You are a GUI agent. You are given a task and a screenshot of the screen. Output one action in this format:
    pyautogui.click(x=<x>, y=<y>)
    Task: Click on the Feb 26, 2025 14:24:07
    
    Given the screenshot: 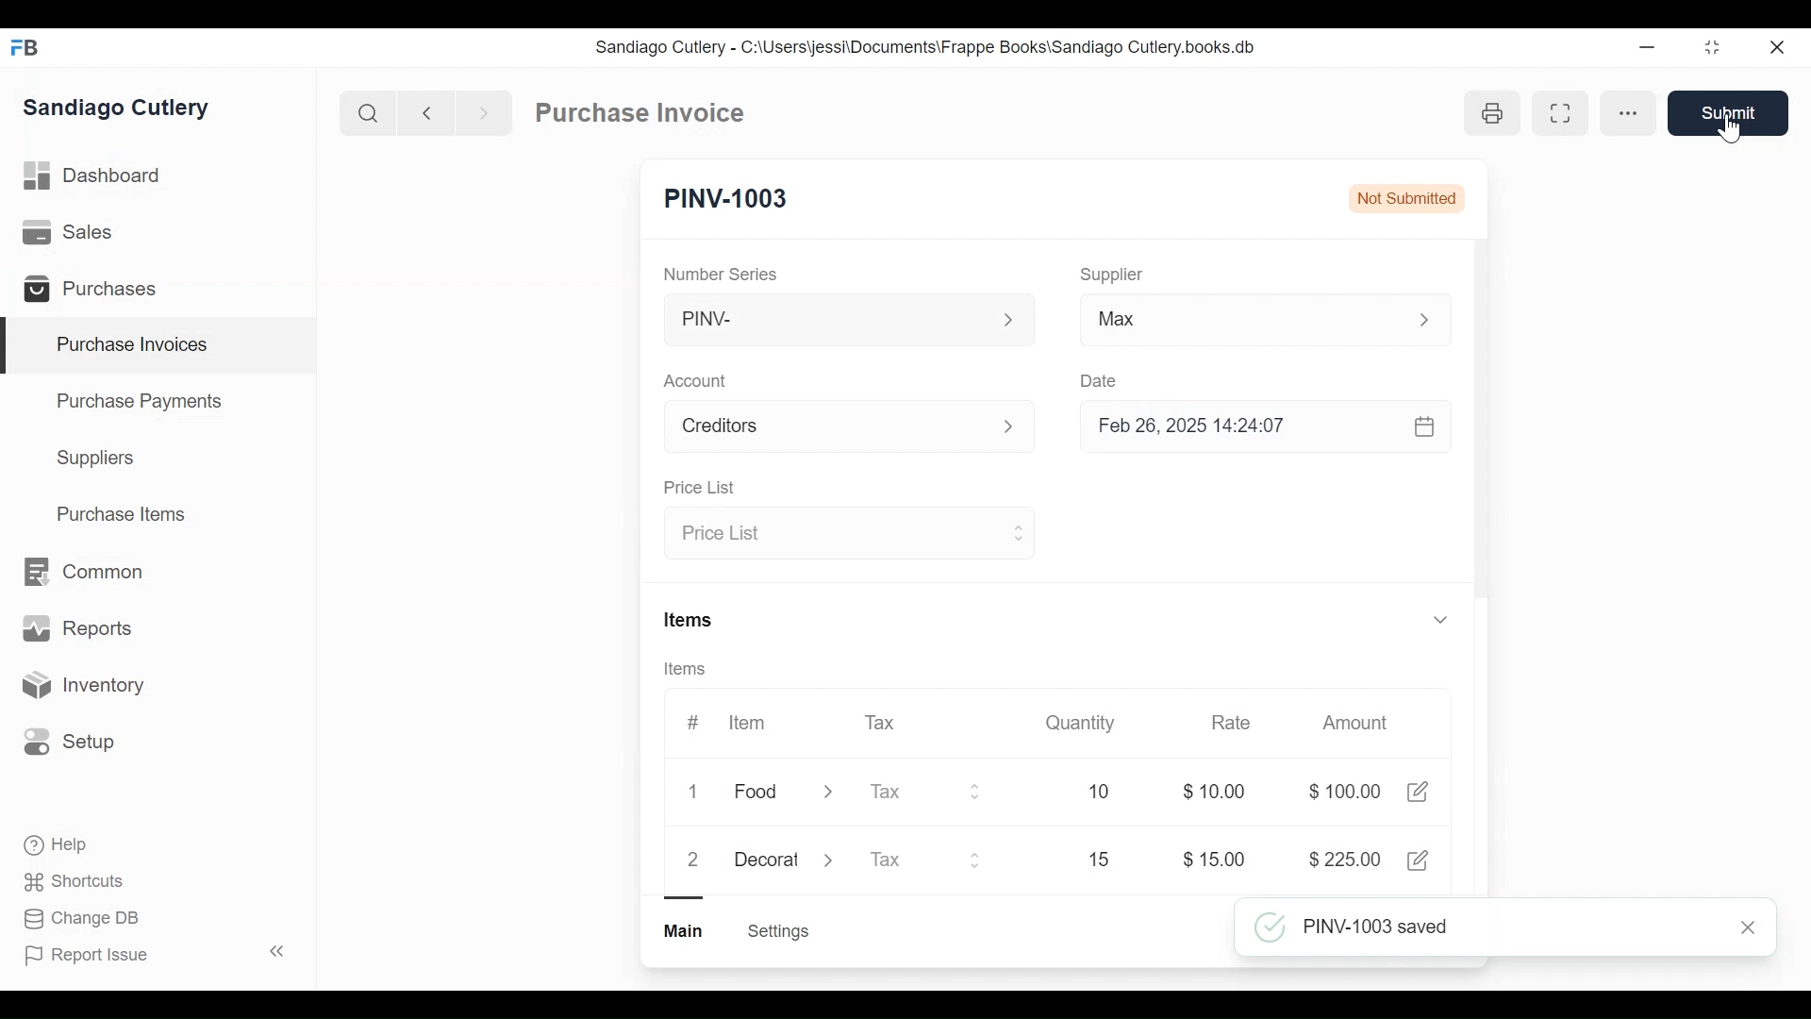 What is the action you would take?
    pyautogui.click(x=1254, y=426)
    